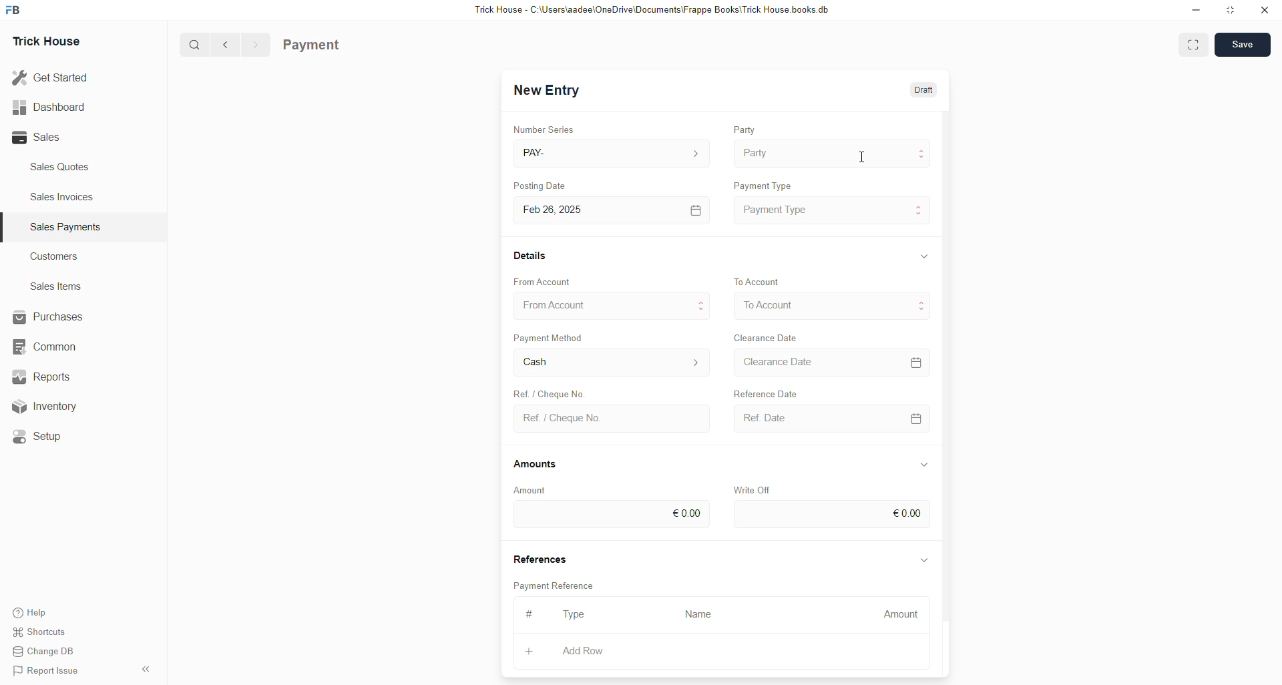 This screenshot has height=685, width=1282. What do you see at coordinates (49, 109) in the screenshot?
I see `Dashboard` at bounding box center [49, 109].